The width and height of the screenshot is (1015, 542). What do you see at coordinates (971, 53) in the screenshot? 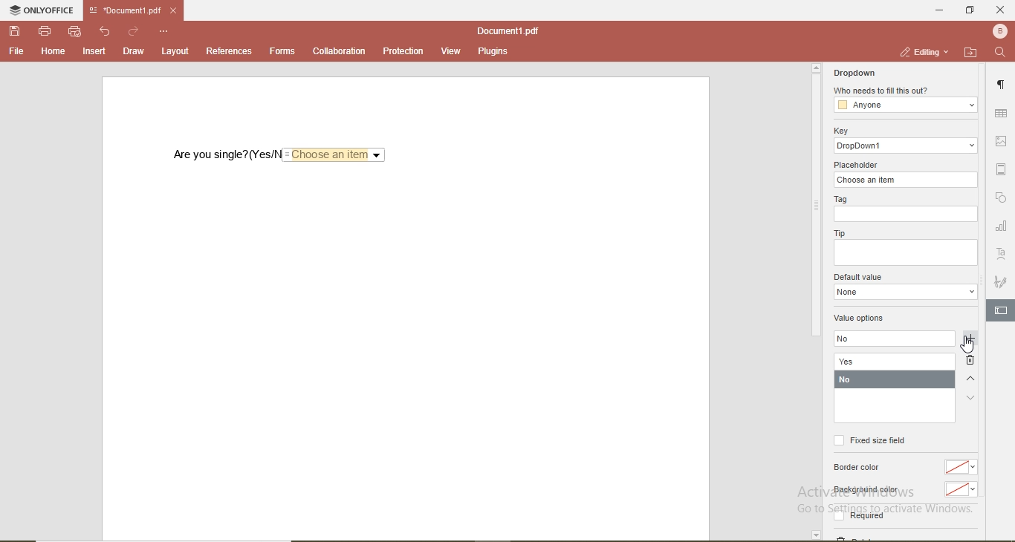
I see `open file location` at bounding box center [971, 53].